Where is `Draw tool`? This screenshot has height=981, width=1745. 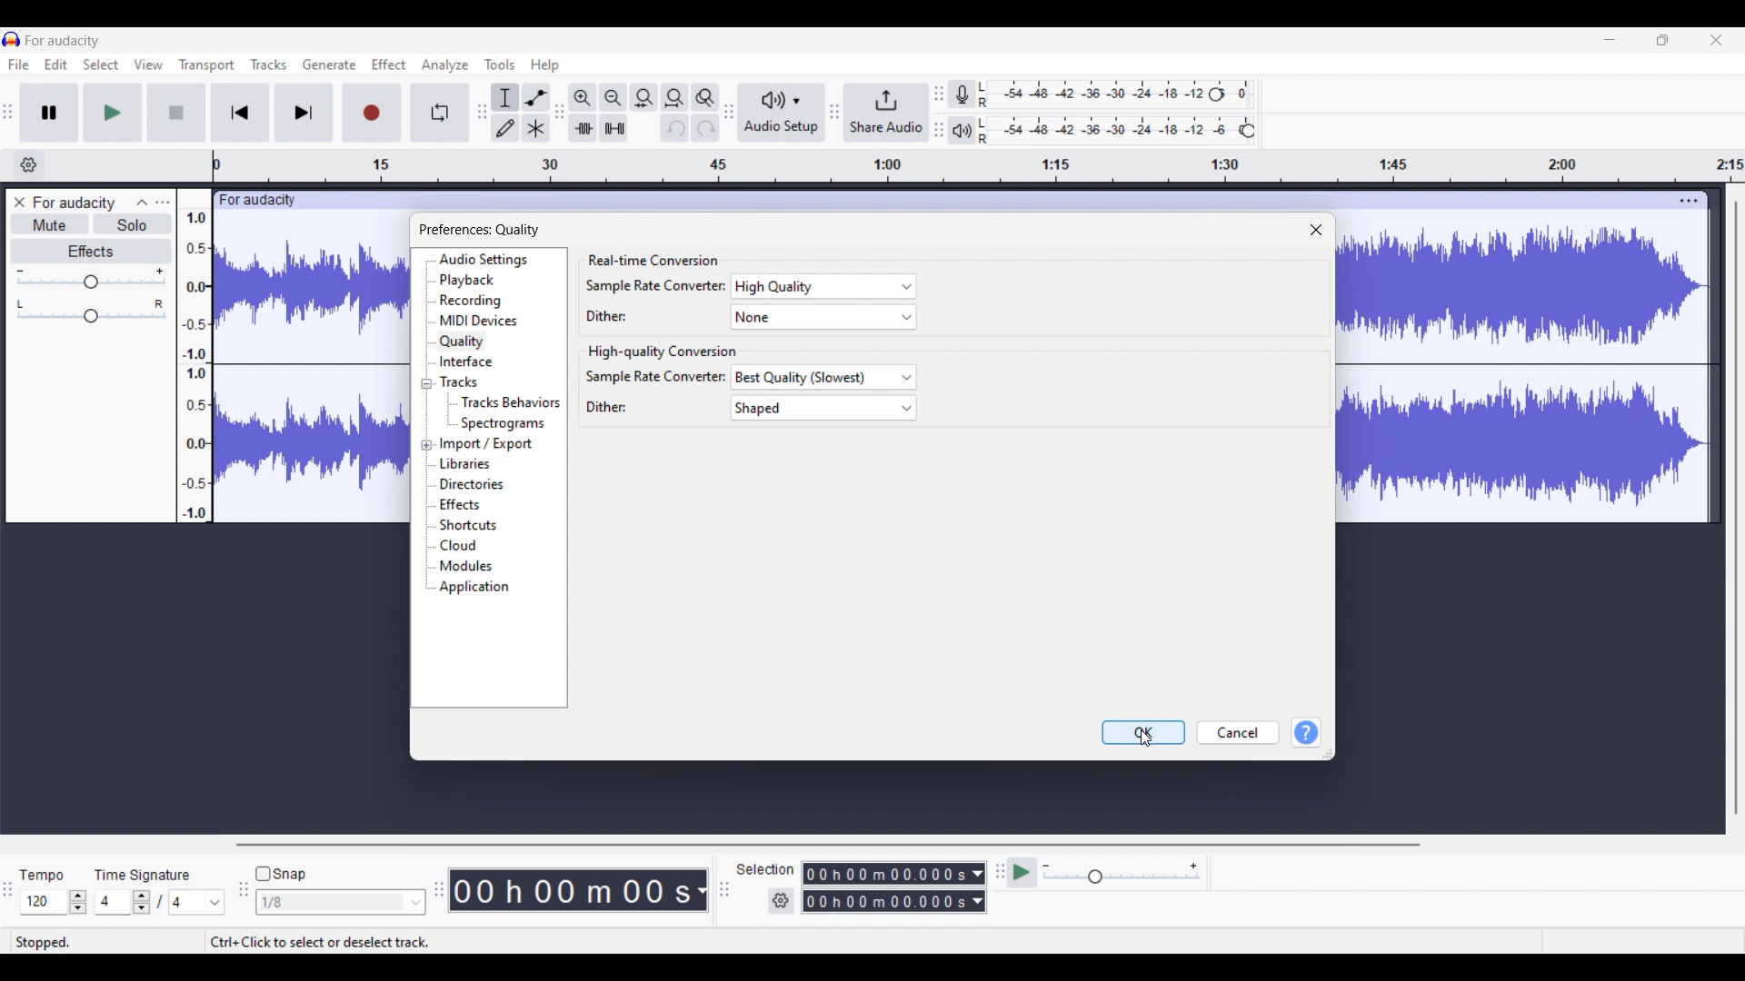 Draw tool is located at coordinates (505, 128).